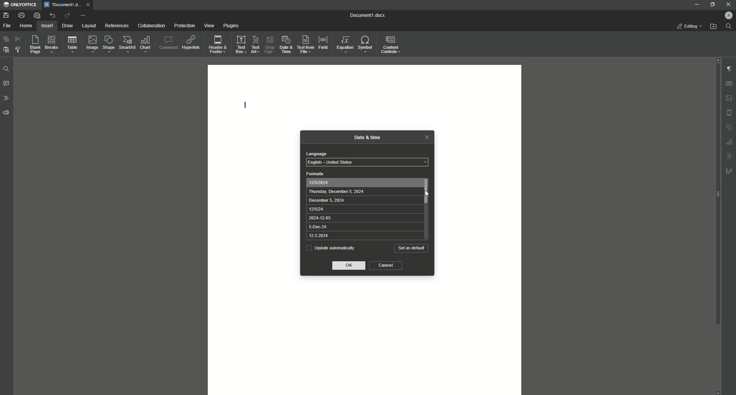 This screenshot has width=736, height=395. What do you see at coordinates (6, 69) in the screenshot?
I see `Find` at bounding box center [6, 69].